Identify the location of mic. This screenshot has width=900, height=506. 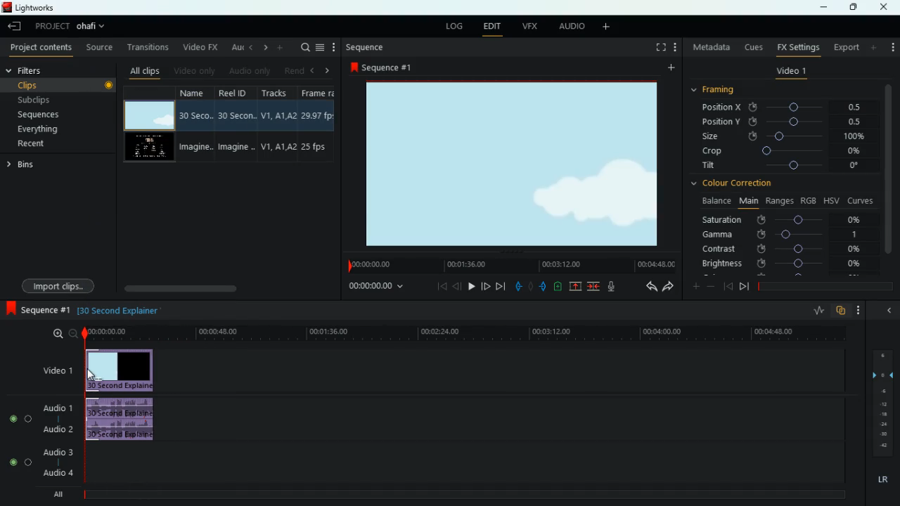
(610, 287).